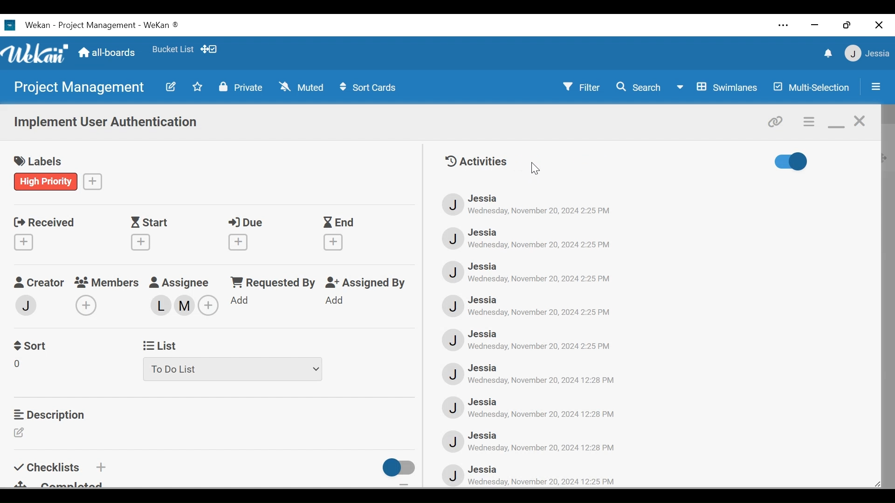  I want to click on Private, so click(242, 87).